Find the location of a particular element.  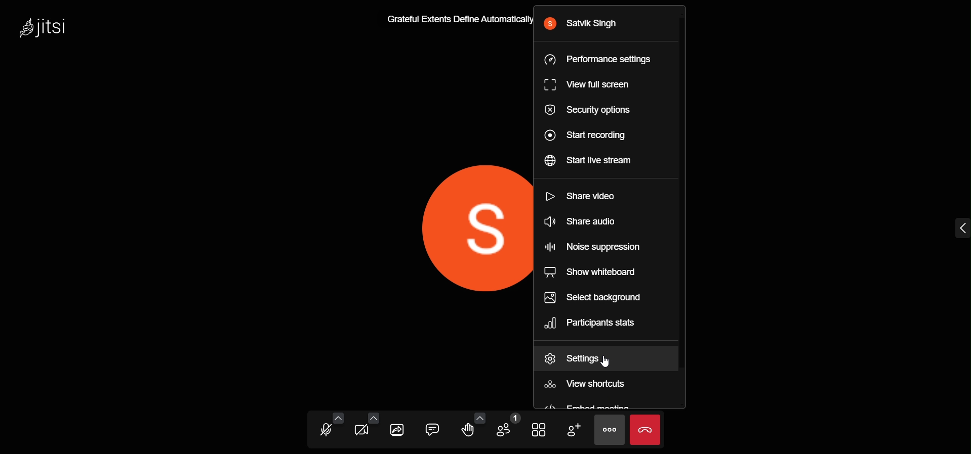

video setting is located at coordinates (375, 416).